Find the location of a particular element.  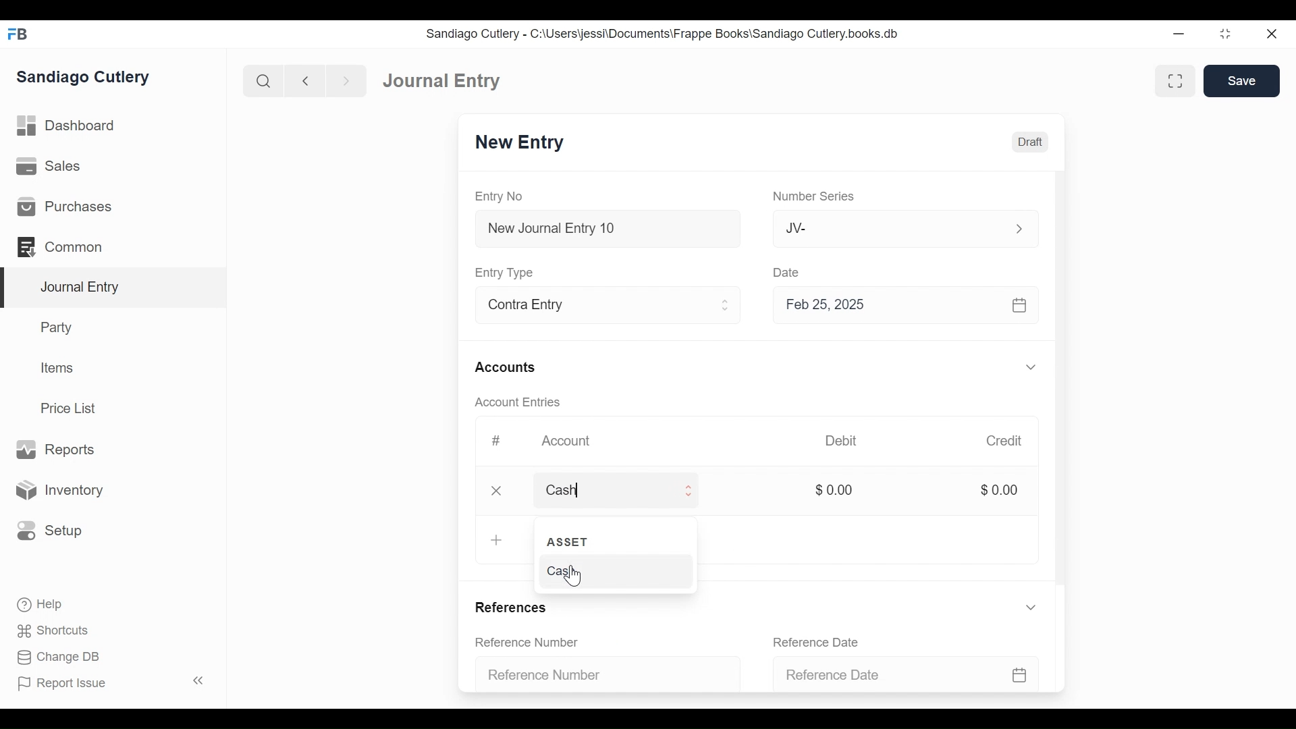

Change DB is located at coordinates (54, 657).